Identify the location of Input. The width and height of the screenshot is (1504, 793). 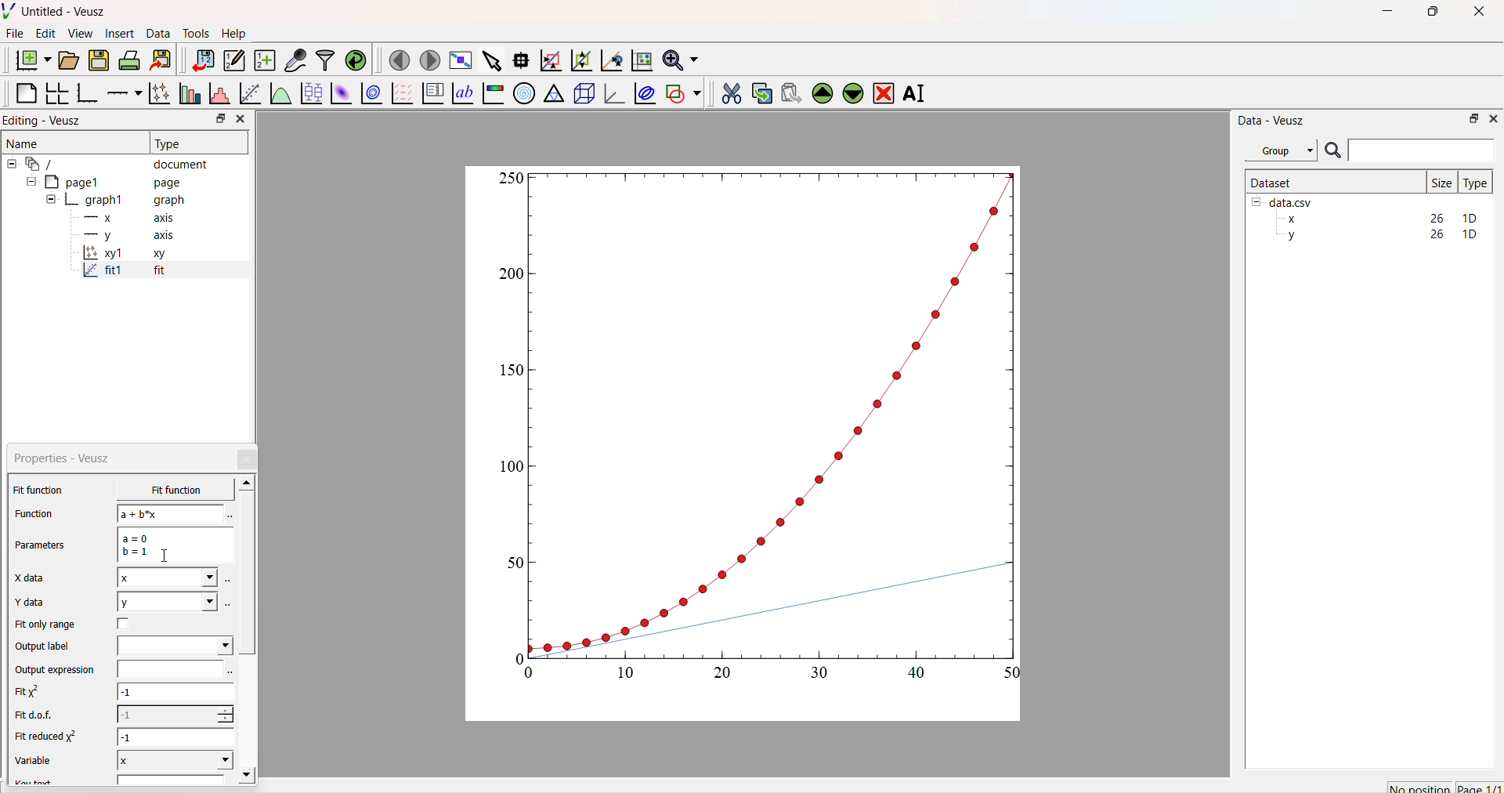
(1421, 150).